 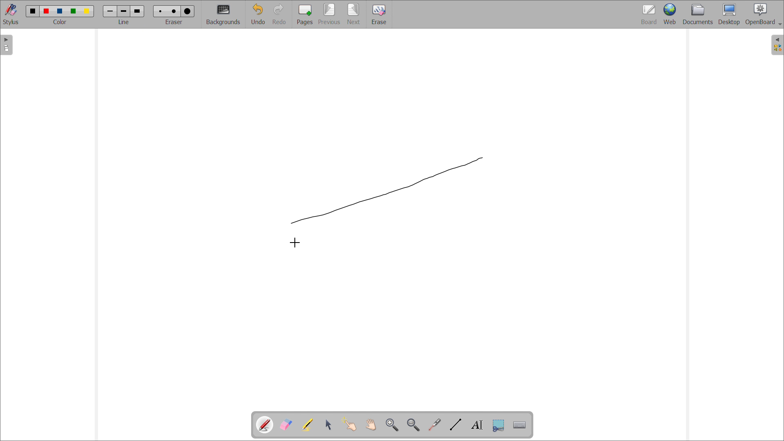 I want to click on virtual laser pointer, so click(x=435, y=424).